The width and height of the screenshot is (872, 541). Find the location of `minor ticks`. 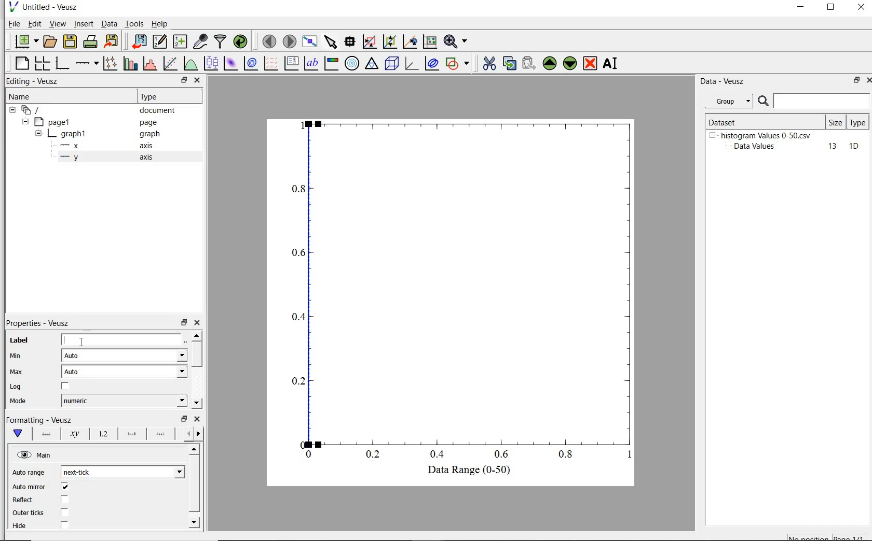

minor ticks is located at coordinates (161, 435).